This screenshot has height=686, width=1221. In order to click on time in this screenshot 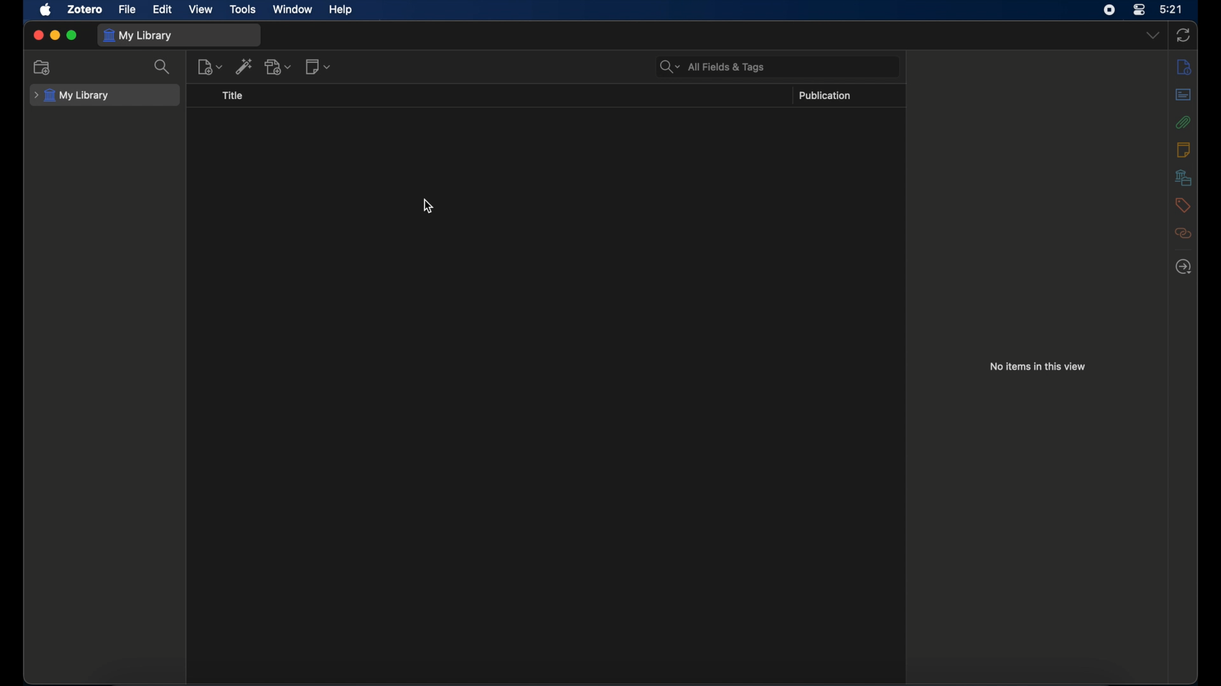, I will do `click(1171, 10)`.